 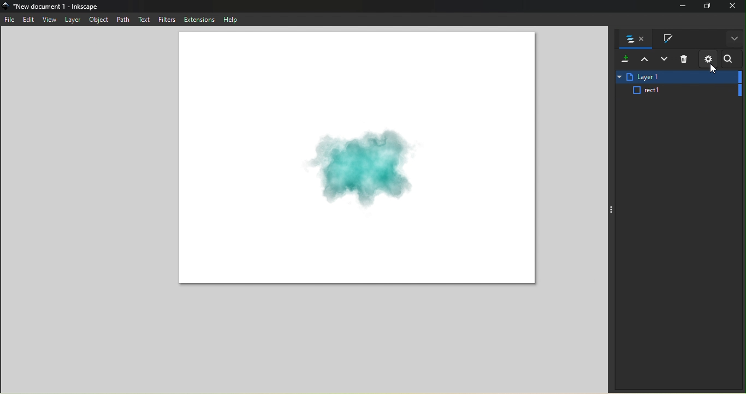 What do you see at coordinates (10, 21) in the screenshot?
I see `File` at bounding box center [10, 21].